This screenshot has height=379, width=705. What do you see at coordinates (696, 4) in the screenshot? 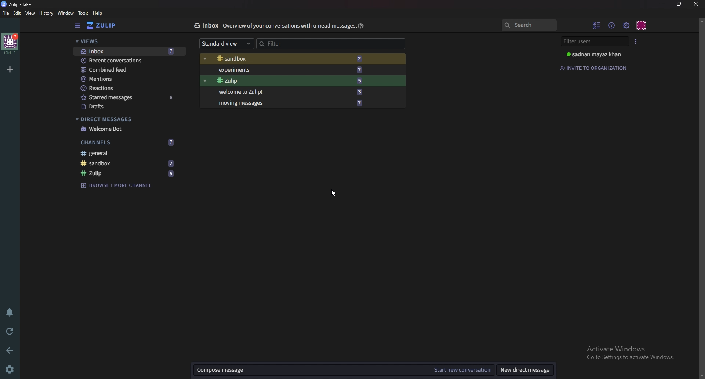
I see `close` at bounding box center [696, 4].